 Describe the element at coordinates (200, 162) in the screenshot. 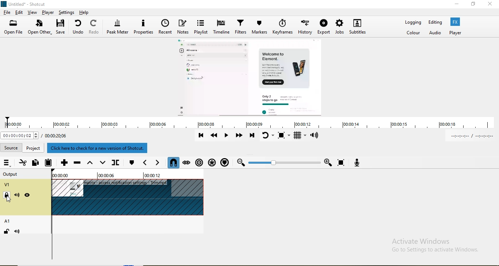

I see `Ripple` at that location.